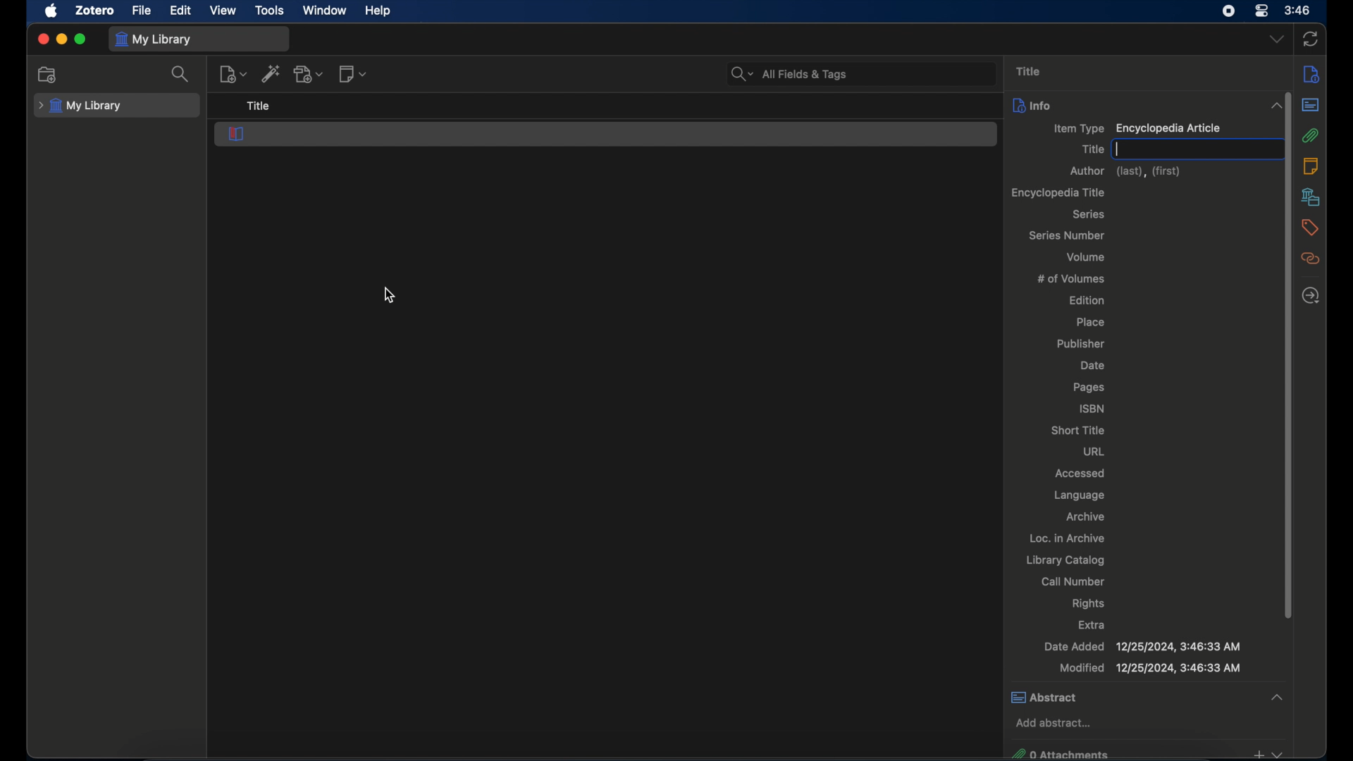 The height and width of the screenshot is (761, 1353). What do you see at coordinates (48, 75) in the screenshot?
I see `new collection` at bounding box center [48, 75].